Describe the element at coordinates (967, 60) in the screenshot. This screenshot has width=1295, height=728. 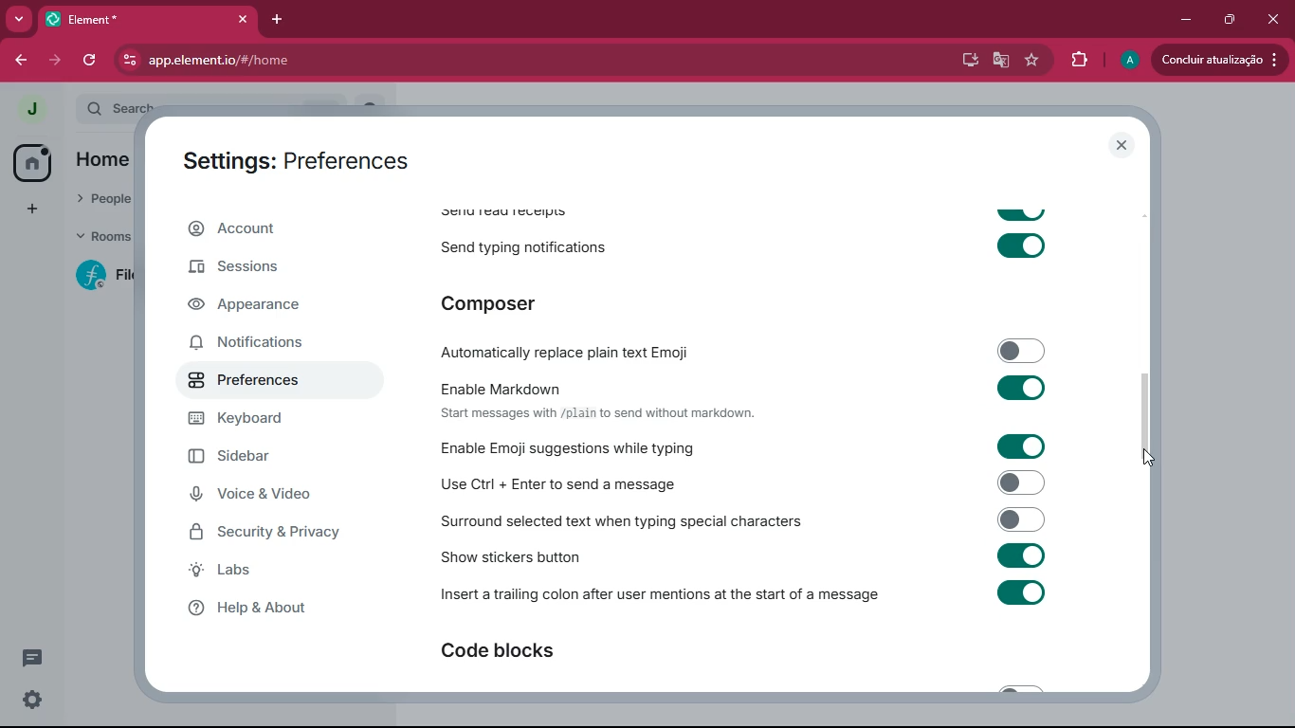
I see `desktop` at that location.